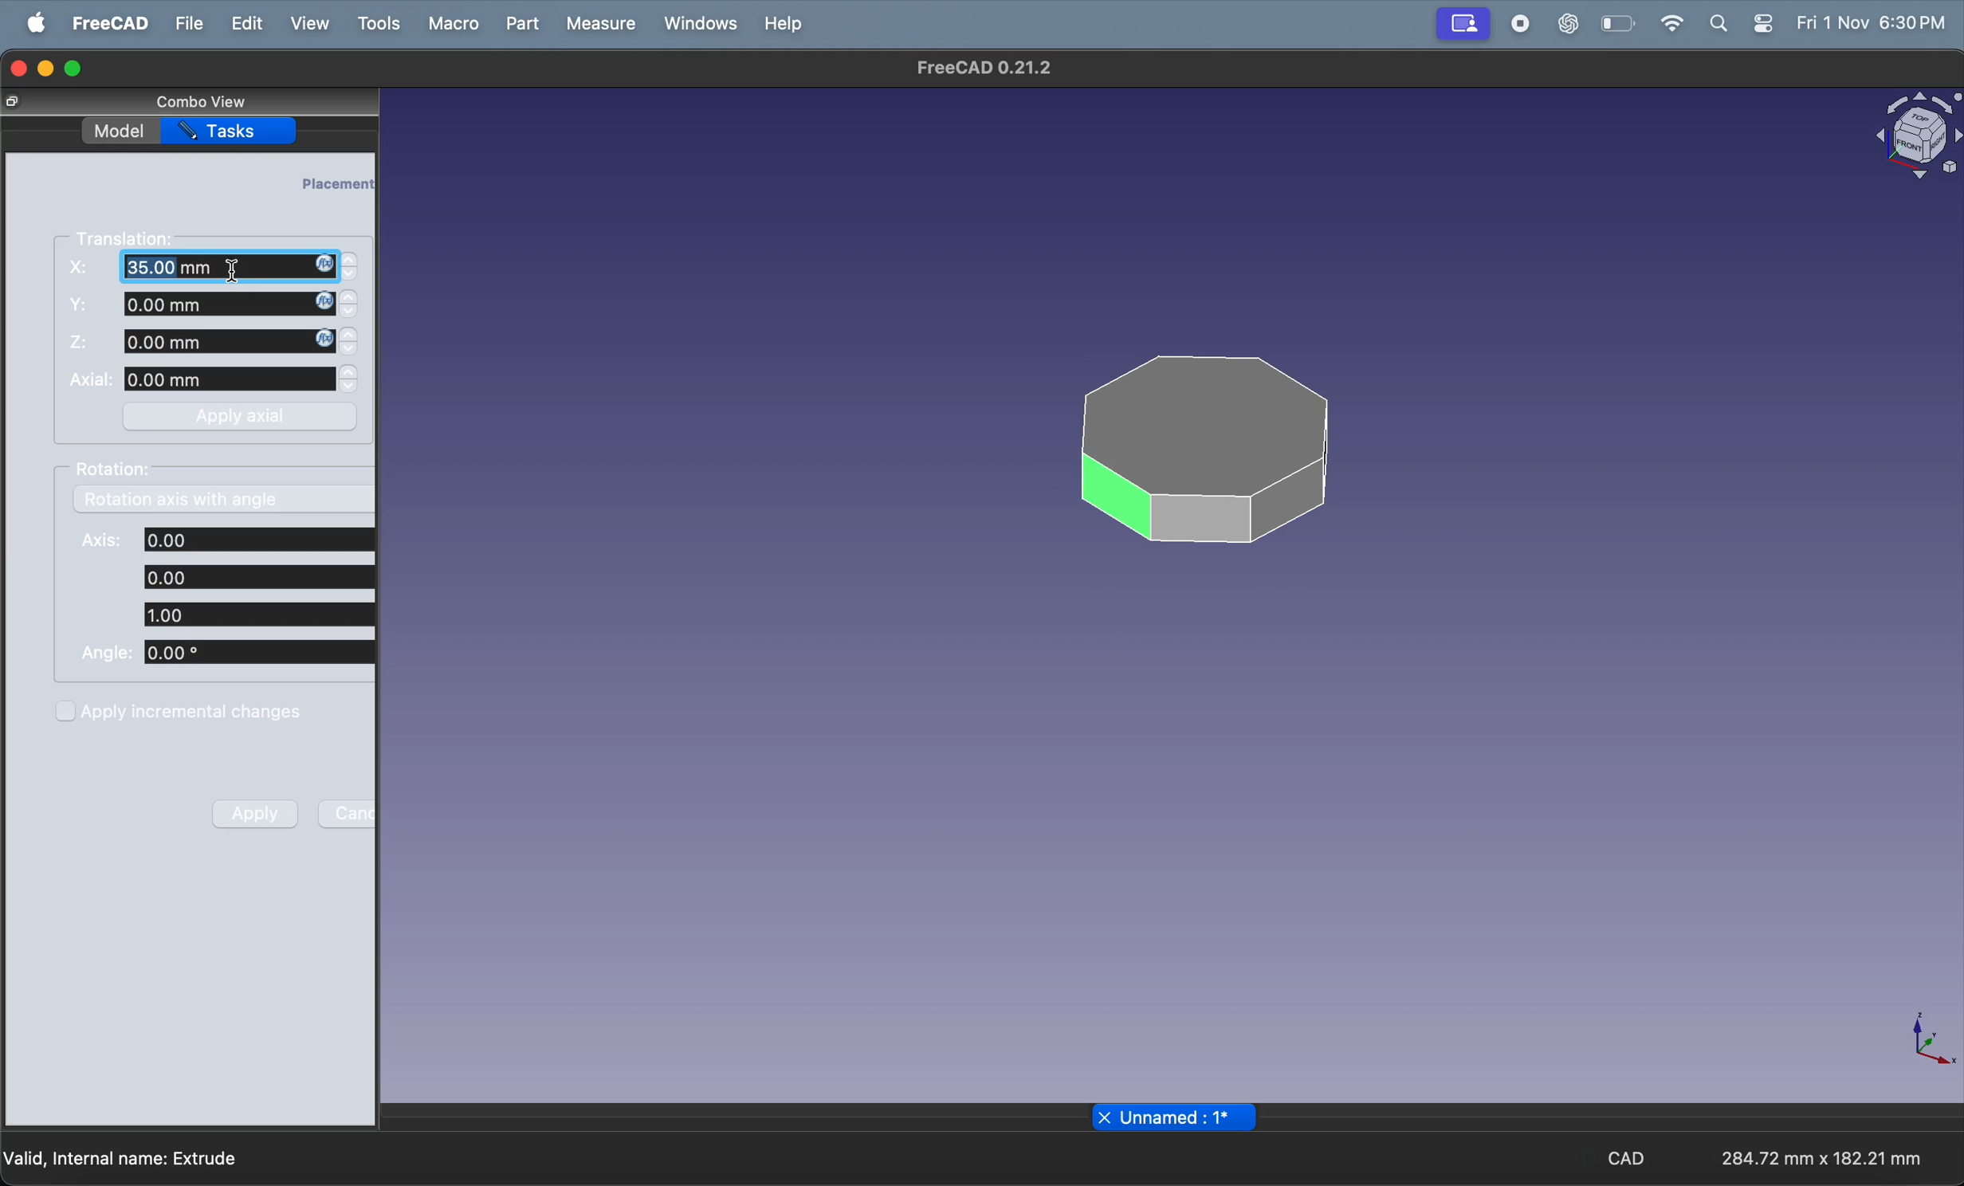  What do you see at coordinates (245, 416) in the screenshot?
I see `Apply axial` at bounding box center [245, 416].